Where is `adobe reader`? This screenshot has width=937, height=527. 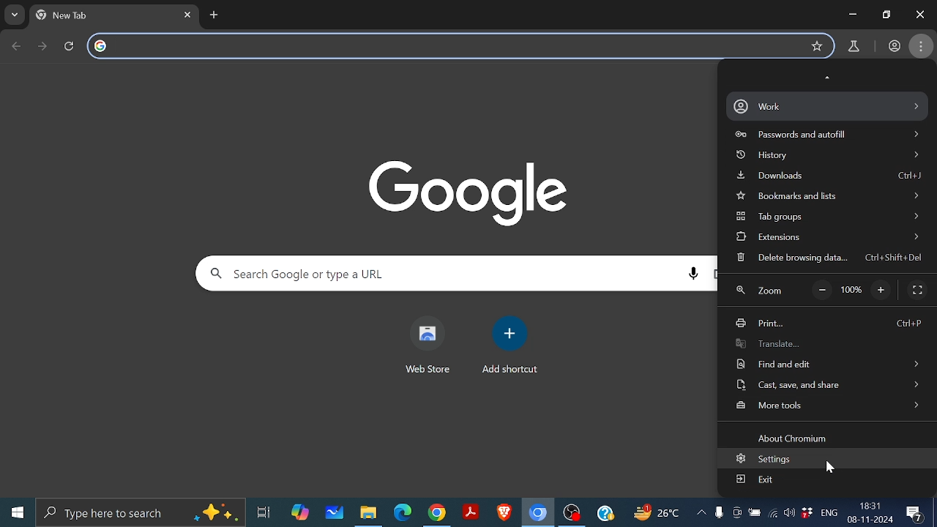
adobe reader is located at coordinates (471, 513).